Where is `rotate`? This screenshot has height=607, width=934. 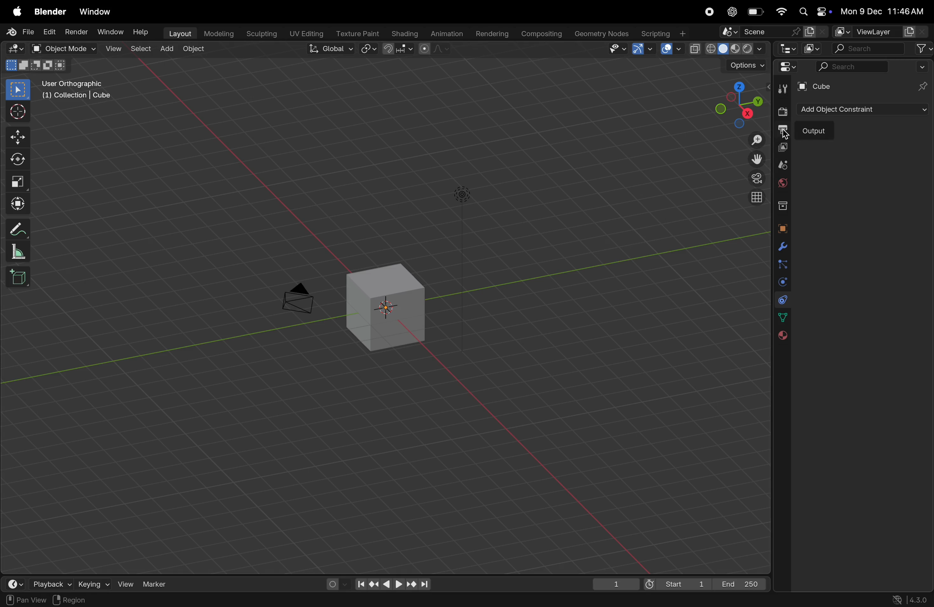 rotate is located at coordinates (15, 158).